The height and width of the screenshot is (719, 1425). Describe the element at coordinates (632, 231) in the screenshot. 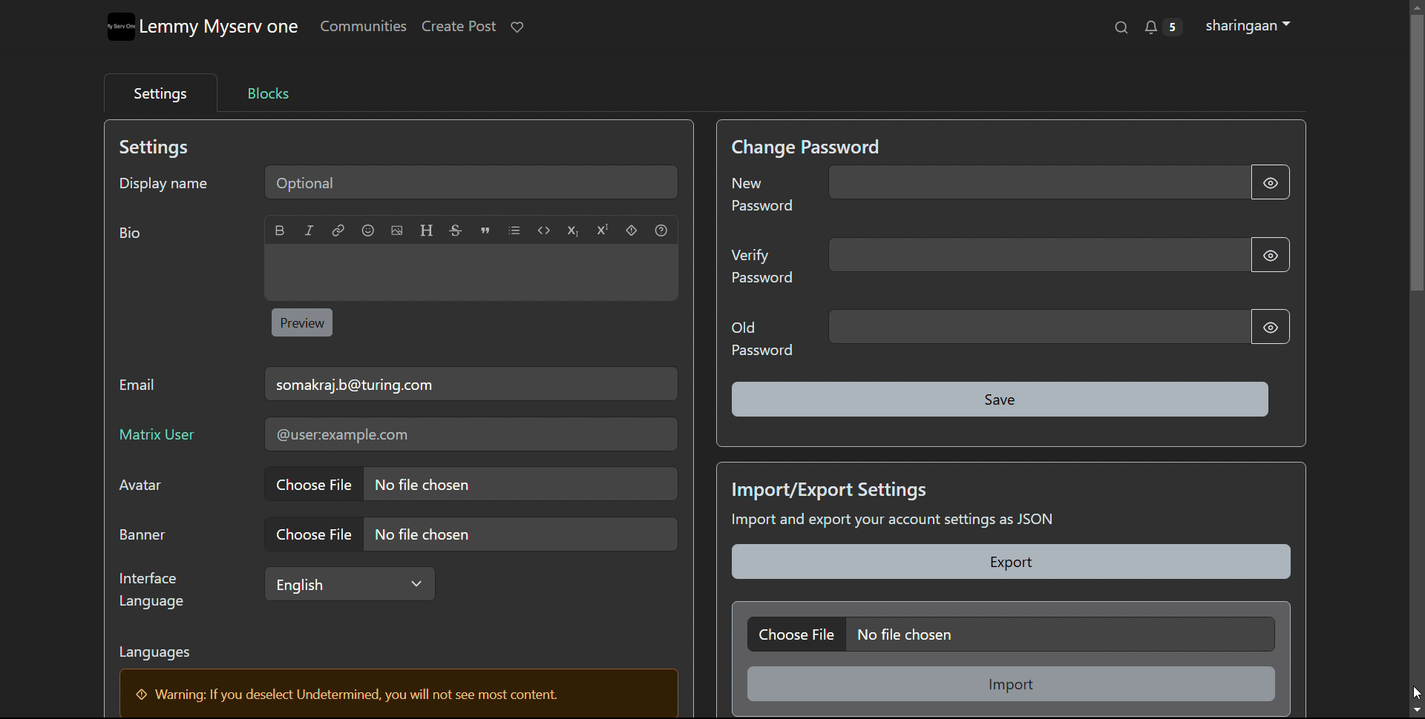

I see `spoiler` at that location.